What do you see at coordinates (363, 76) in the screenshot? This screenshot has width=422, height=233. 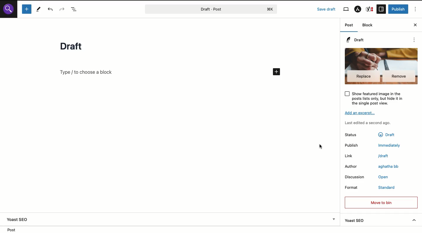 I see `Replace ` at bounding box center [363, 76].